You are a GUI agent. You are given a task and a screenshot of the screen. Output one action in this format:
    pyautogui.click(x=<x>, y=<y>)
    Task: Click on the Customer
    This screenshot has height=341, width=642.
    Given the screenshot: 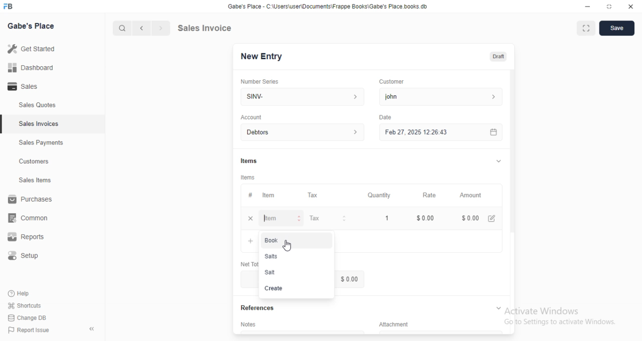 What is the action you would take?
    pyautogui.click(x=393, y=82)
    